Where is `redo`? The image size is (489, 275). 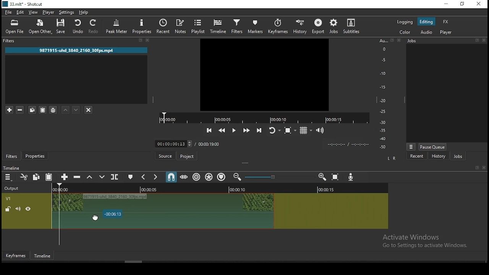
redo is located at coordinates (94, 27).